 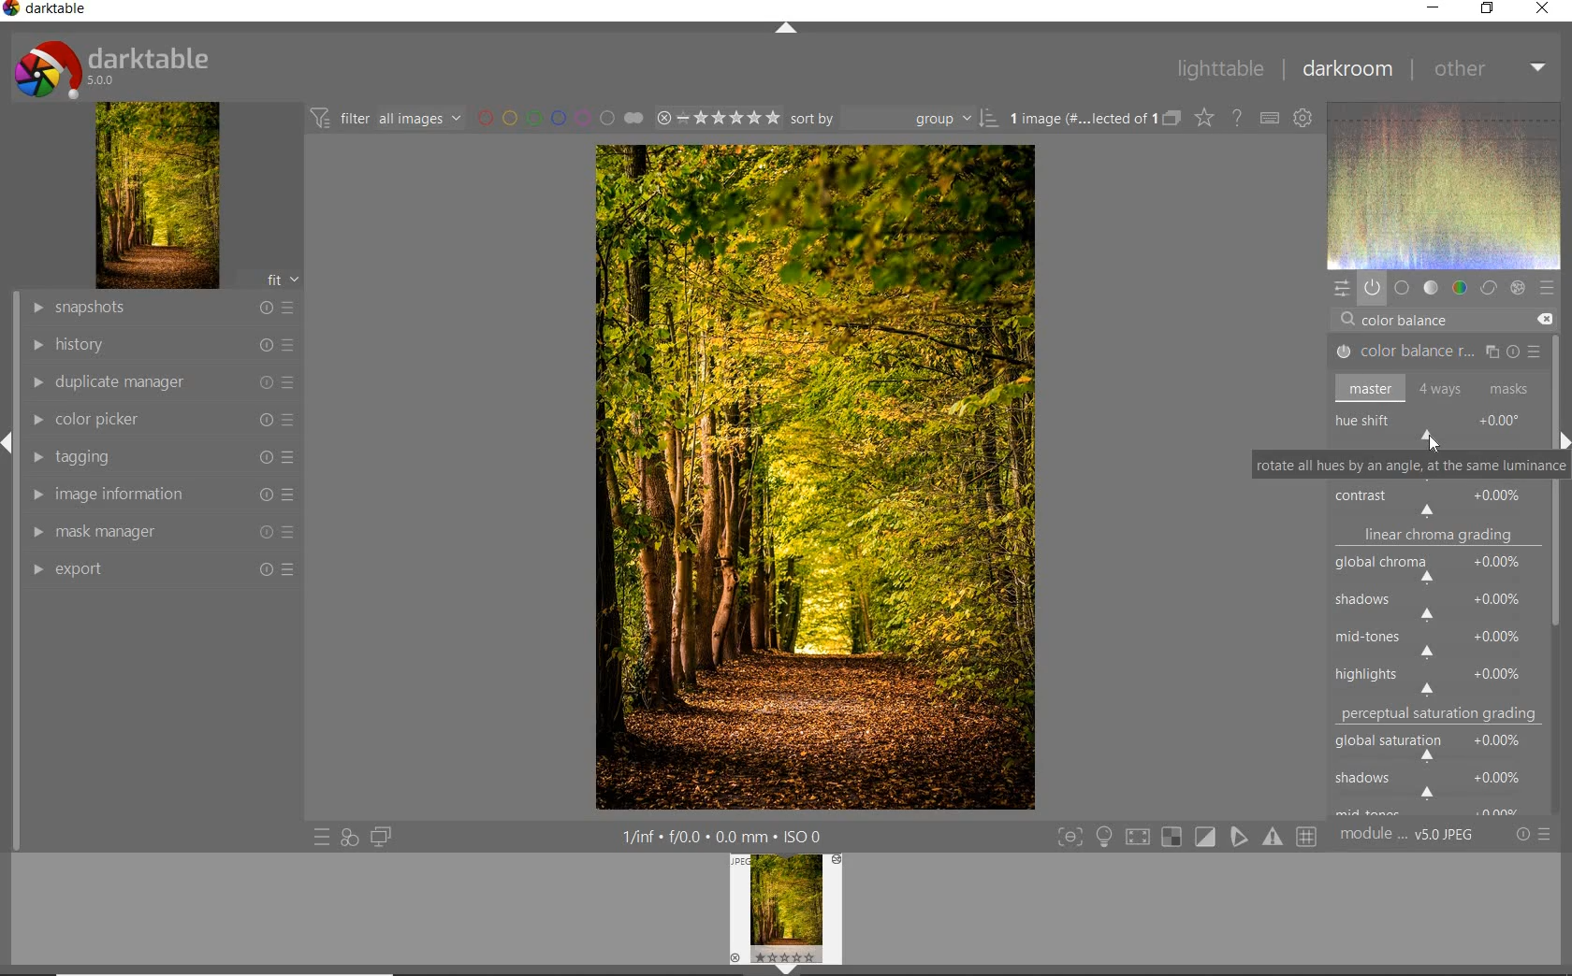 What do you see at coordinates (1172, 119) in the screenshot?
I see `collapse grouped image` at bounding box center [1172, 119].